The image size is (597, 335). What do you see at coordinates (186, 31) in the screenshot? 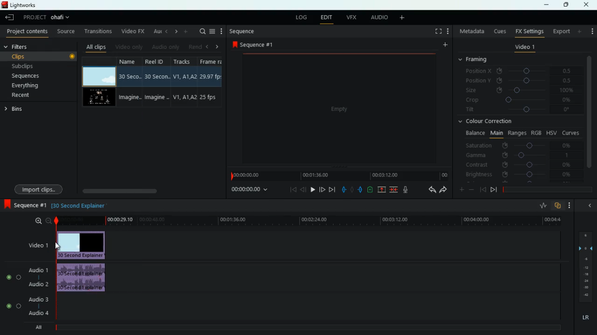
I see `more` at bounding box center [186, 31].